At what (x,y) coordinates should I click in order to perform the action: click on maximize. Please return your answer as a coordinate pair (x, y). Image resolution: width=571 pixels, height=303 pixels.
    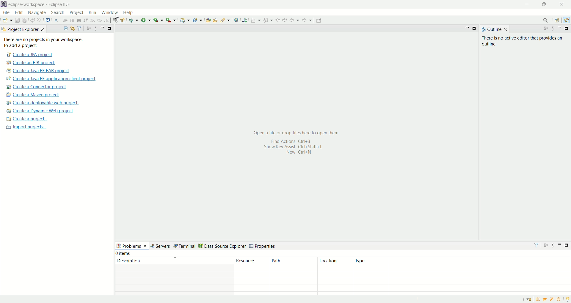
    Looking at the image, I should click on (567, 246).